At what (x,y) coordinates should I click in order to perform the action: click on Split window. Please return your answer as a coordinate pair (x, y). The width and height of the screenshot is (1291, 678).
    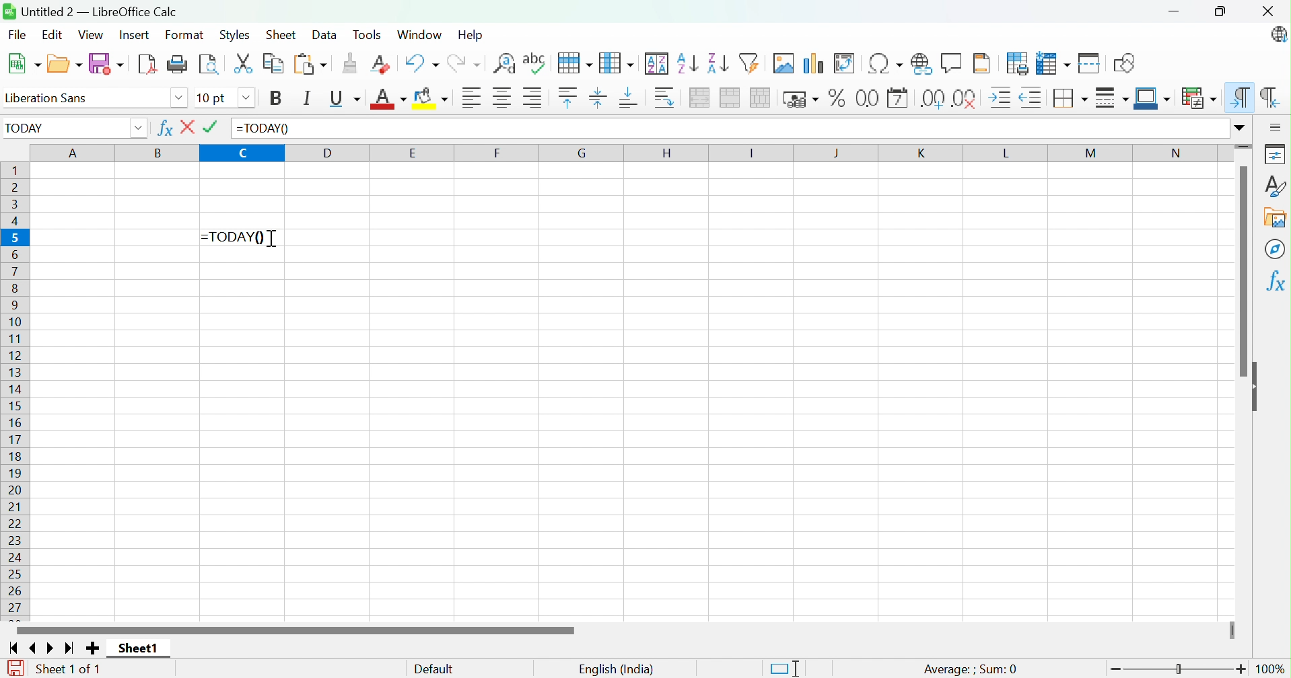
    Looking at the image, I should click on (1090, 63).